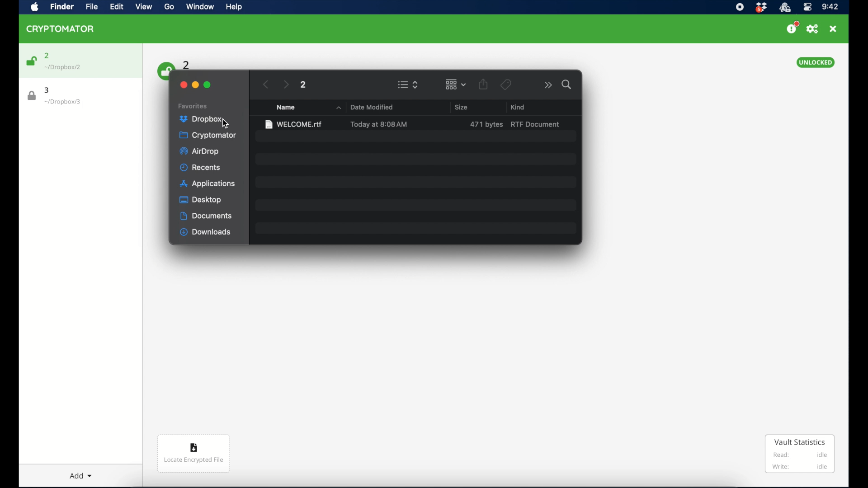 This screenshot has height=488, width=868. Describe the element at coordinates (833, 29) in the screenshot. I see `close` at that location.